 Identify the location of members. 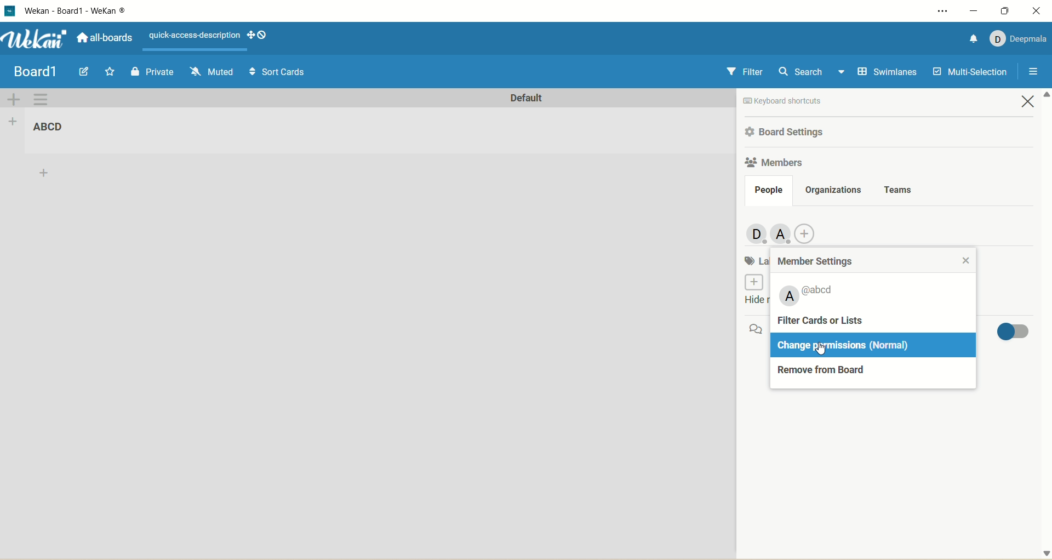
(754, 232).